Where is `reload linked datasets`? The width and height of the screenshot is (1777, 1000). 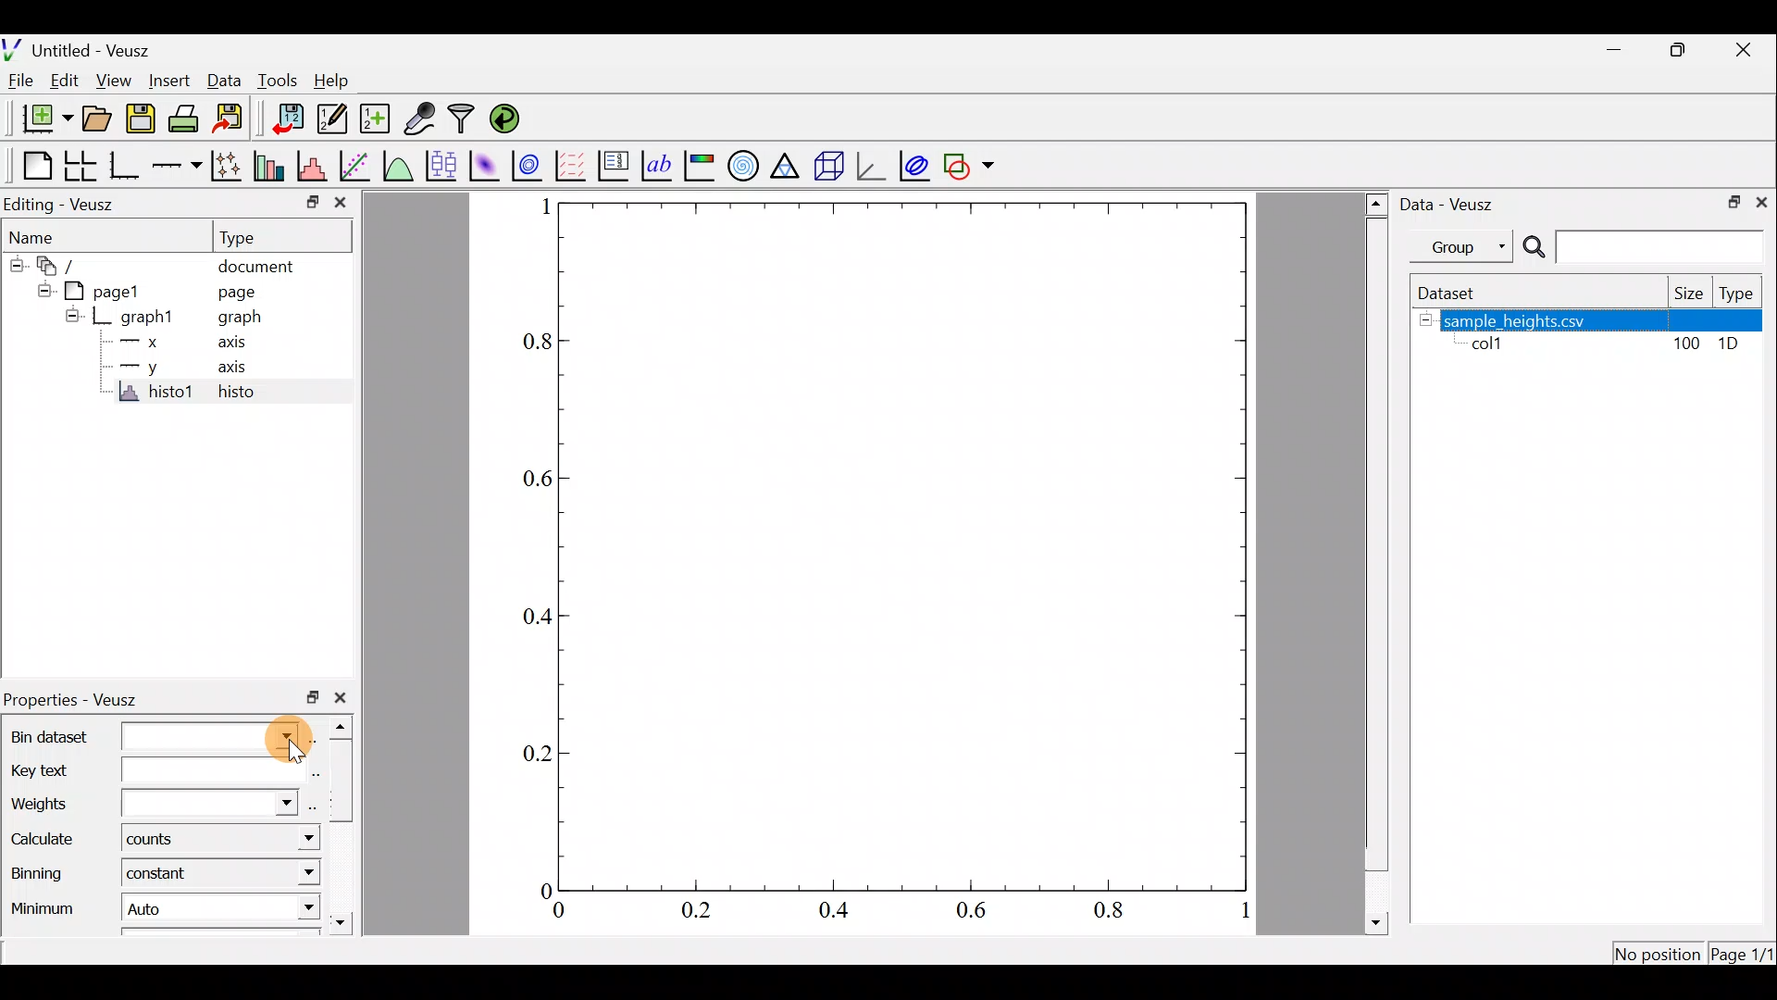
reload linked datasets is located at coordinates (513, 119).